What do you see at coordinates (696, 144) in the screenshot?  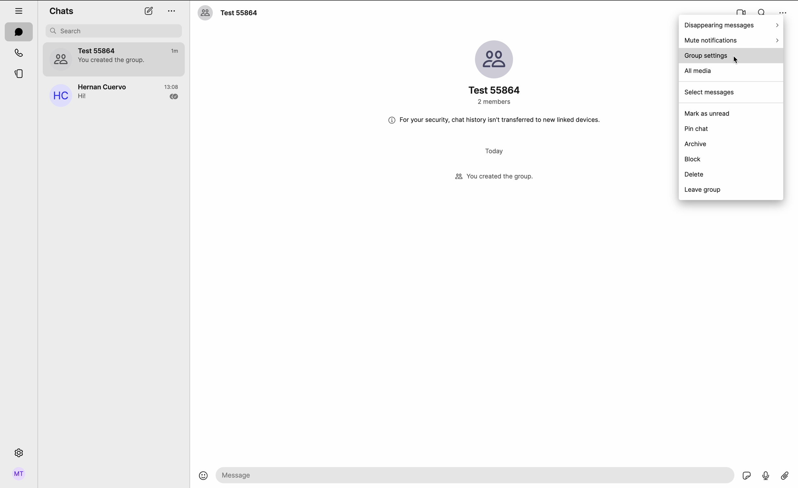 I see `archive` at bounding box center [696, 144].